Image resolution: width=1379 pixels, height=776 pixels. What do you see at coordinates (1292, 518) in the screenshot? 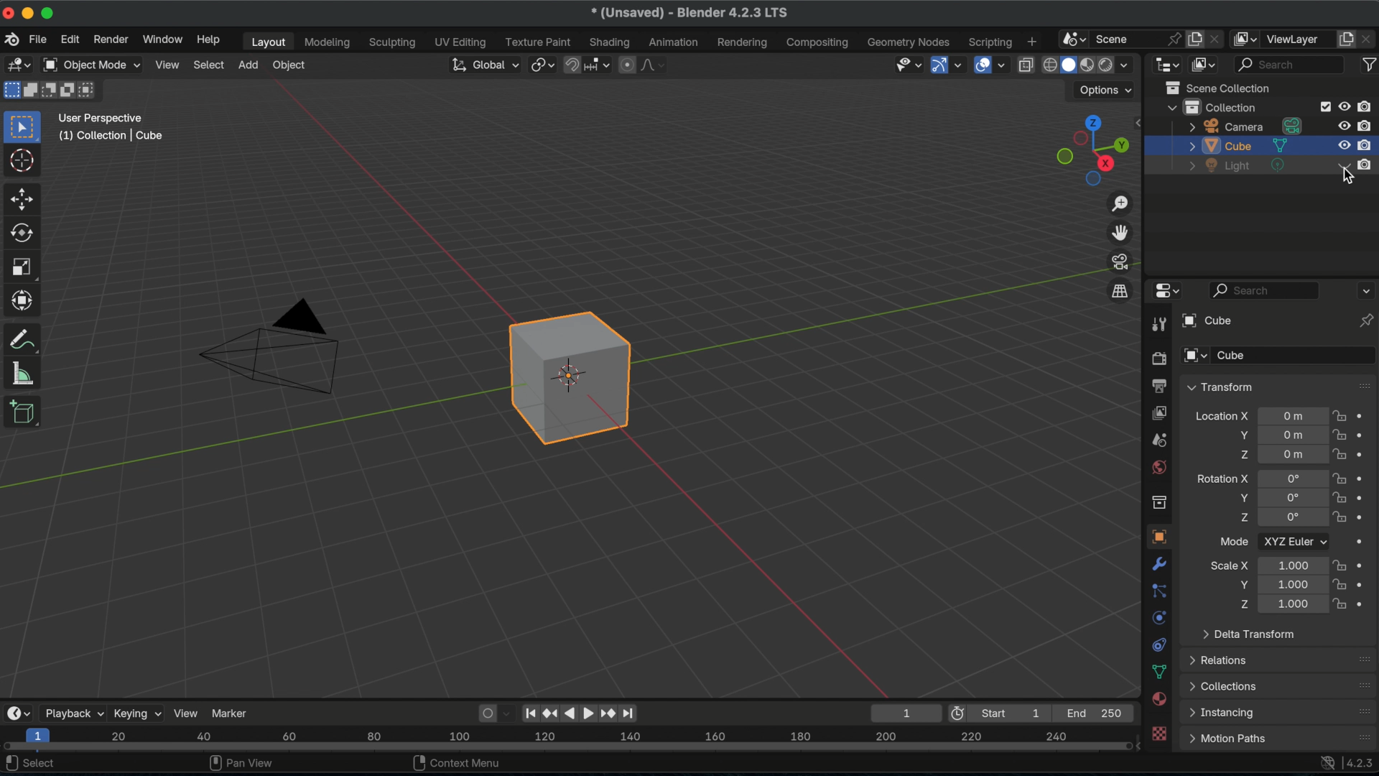
I see `euler rotation` at bounding box center [1292, 518].